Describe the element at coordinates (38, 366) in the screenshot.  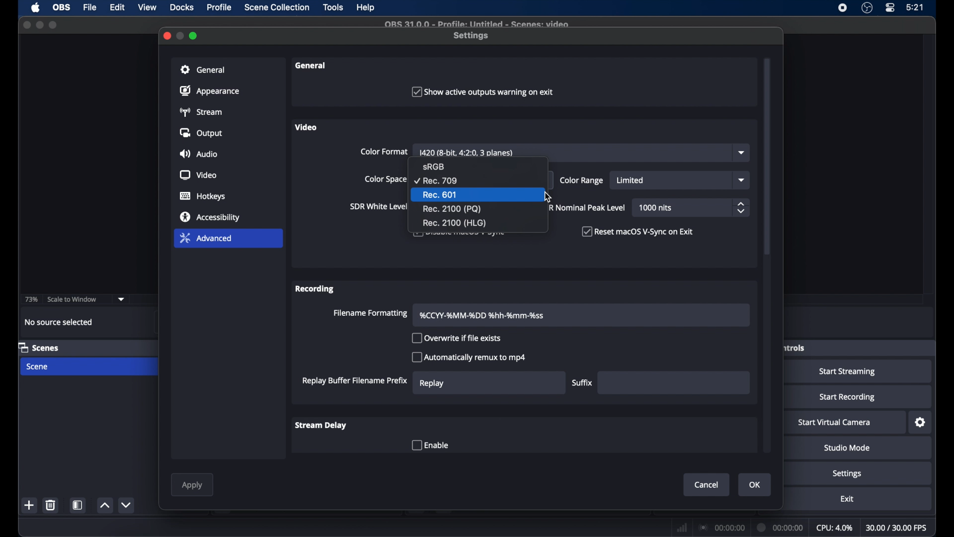
I see `scene` at that location.